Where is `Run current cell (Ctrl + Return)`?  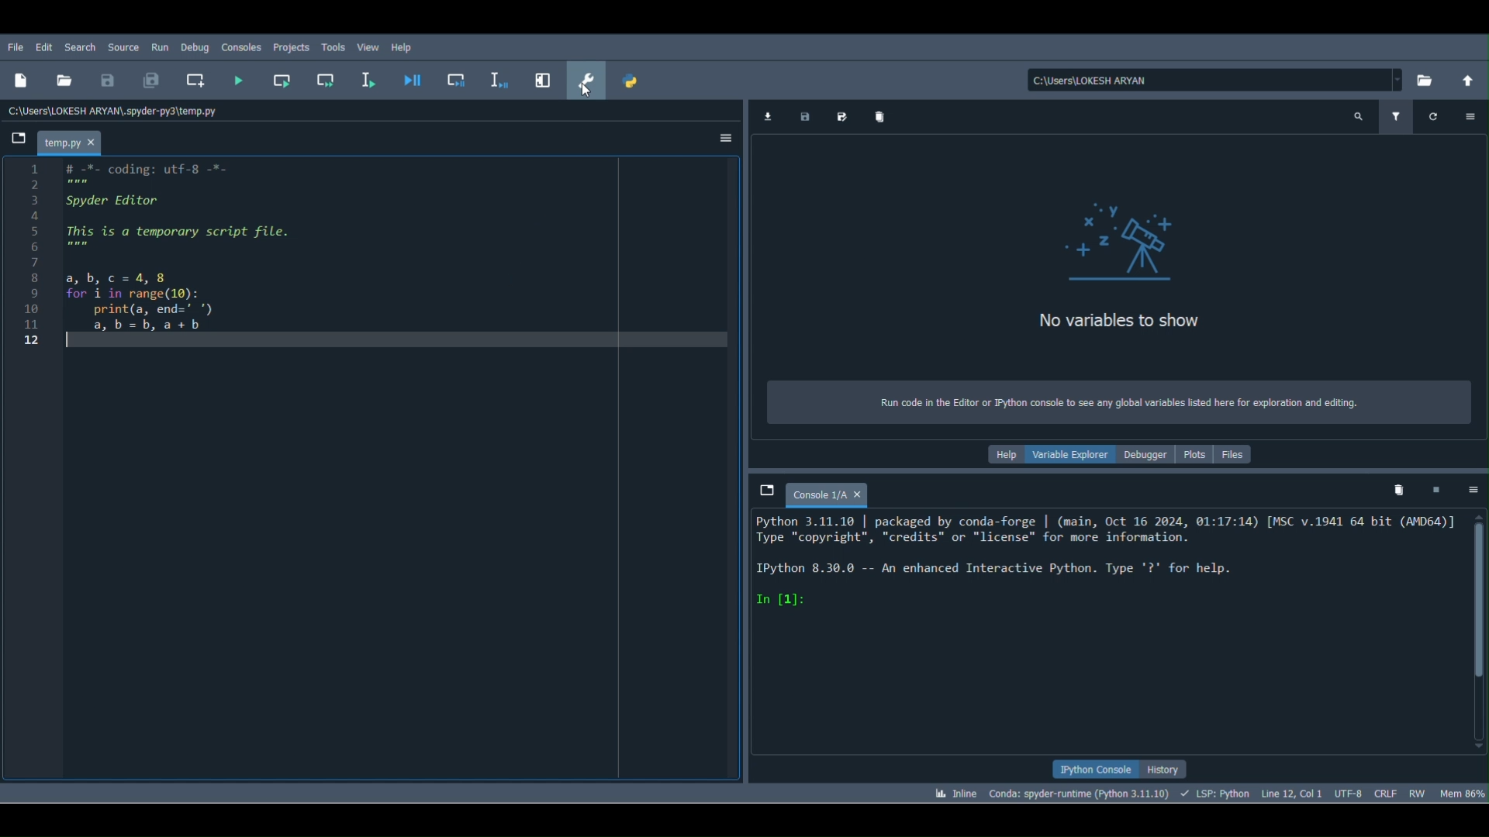 Run current cell (Ctrl + Return) is located at coordinates (282, 82).